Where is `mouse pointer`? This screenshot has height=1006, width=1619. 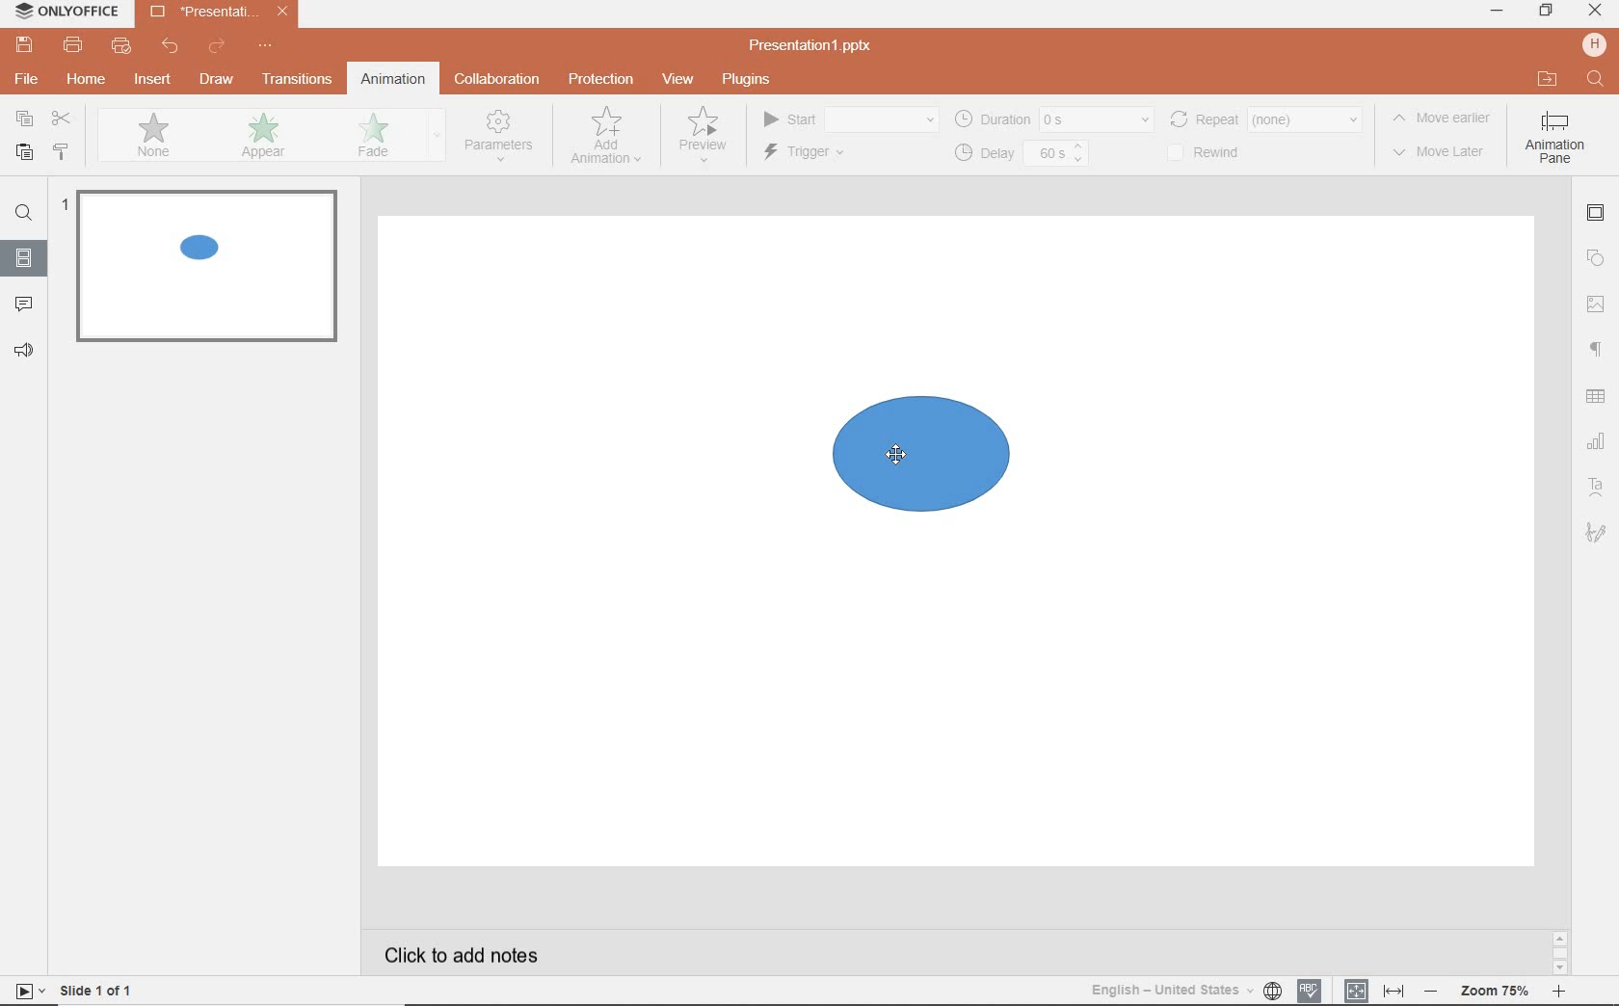
mouse pointer is located at coordinates (903, 456).